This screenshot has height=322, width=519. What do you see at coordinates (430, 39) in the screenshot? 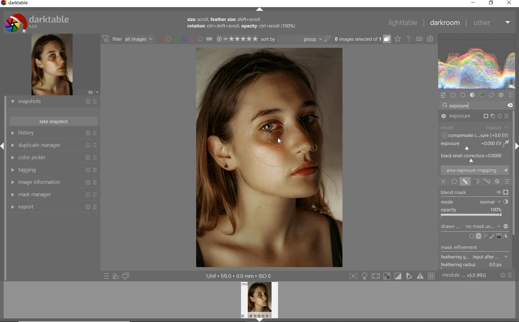
I see `show global preferences` at bounding box center [430, 39].